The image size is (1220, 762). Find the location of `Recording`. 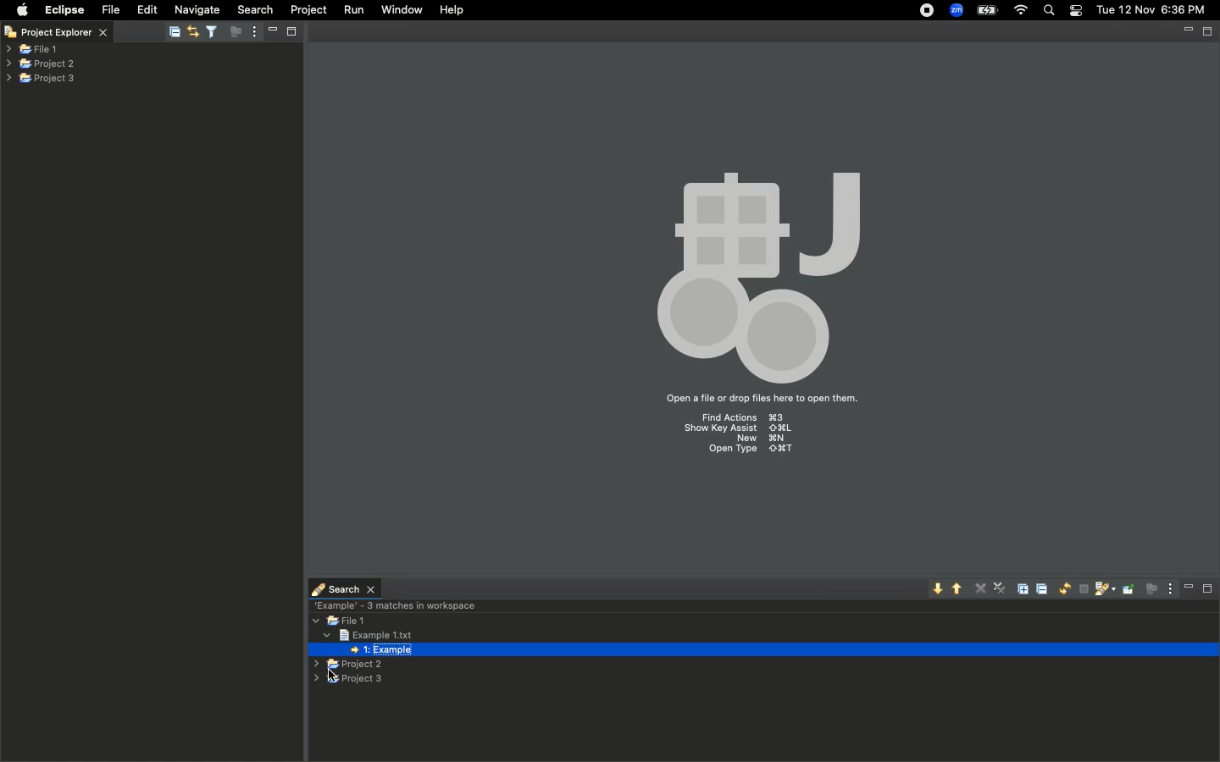

Recording is located at coordinates (928, 12).